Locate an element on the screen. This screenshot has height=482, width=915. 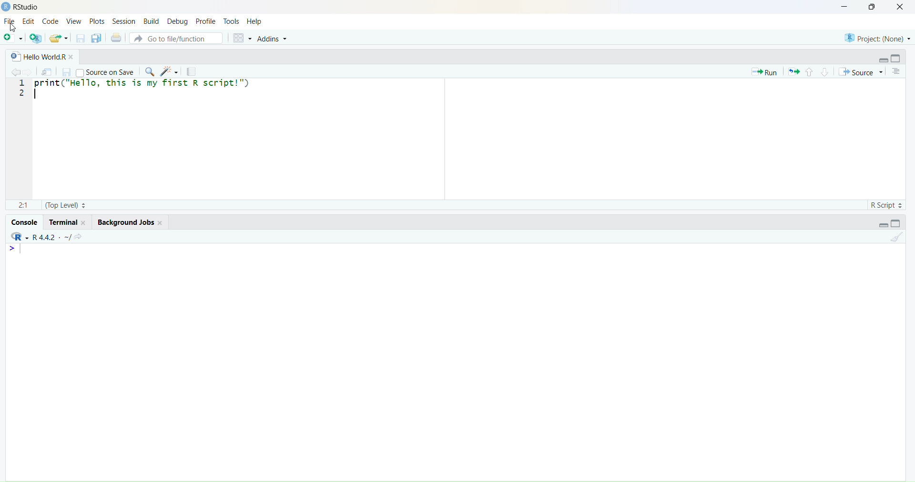
Go to file/function is located at coordinates (175, 38).